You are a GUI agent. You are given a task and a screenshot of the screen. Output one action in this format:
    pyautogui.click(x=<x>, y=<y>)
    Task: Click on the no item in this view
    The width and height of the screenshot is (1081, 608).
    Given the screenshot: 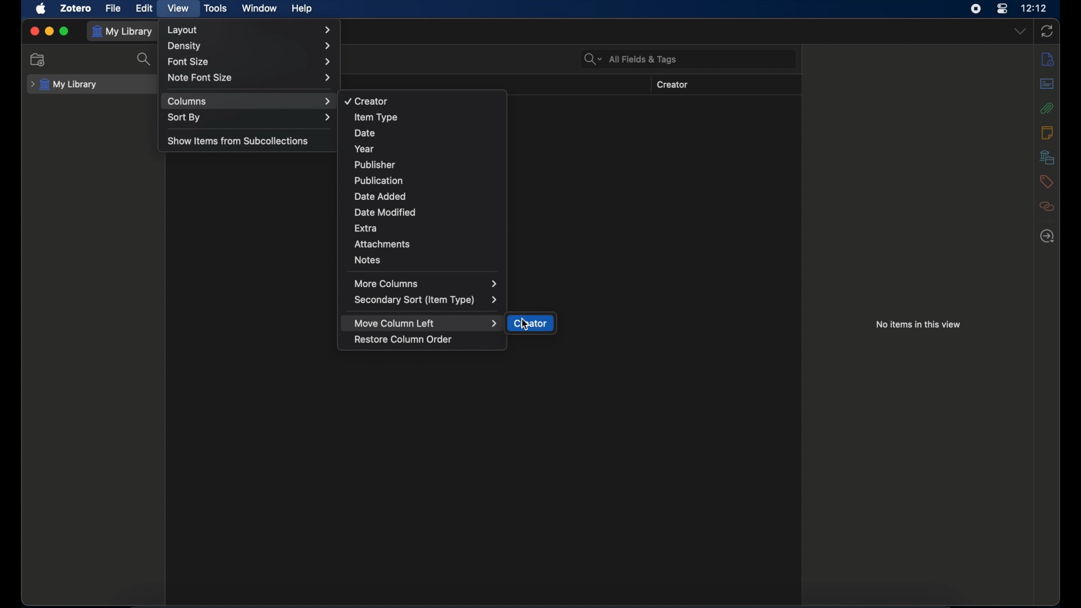 What is the action you would take?
    pyautogui.click(x=919, y=324)
    